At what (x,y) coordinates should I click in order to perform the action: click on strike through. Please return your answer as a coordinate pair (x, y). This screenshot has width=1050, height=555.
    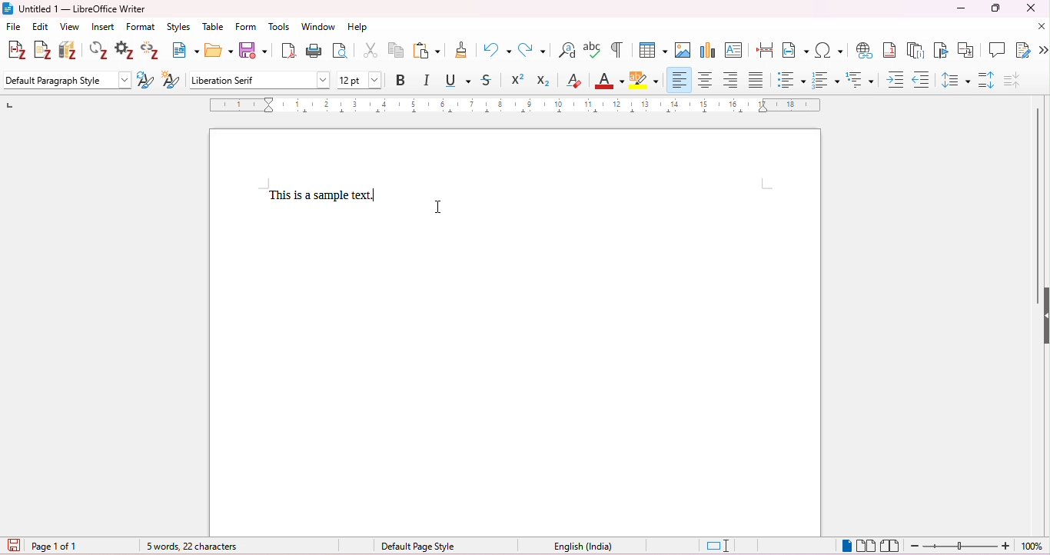
    Looking at the image, I should click on (487, 80).